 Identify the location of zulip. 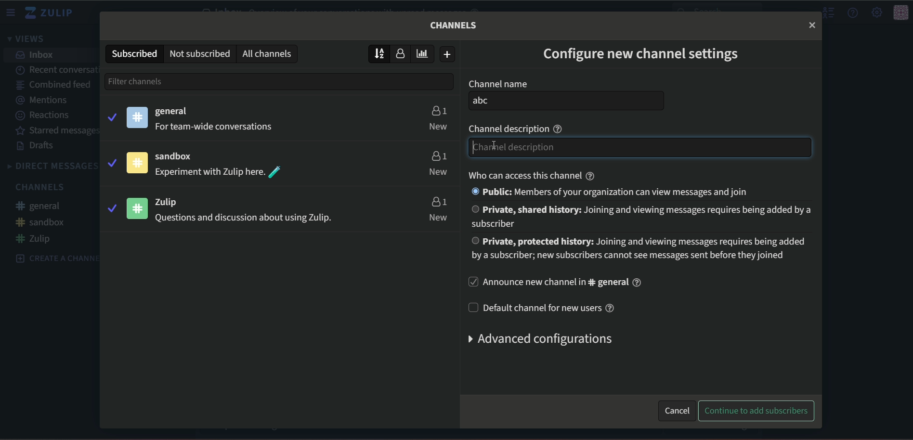
(172, 202).